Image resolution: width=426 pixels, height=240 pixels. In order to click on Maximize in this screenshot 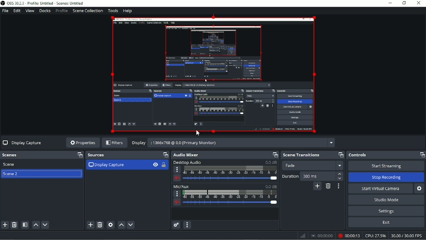, I will do `click(165, 155)`.